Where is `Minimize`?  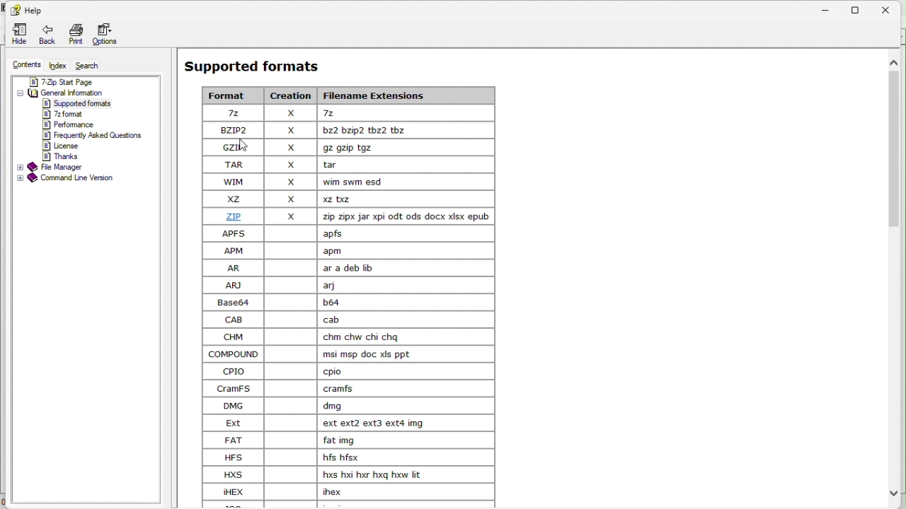
Minimize is located at coordinates (826, 9).